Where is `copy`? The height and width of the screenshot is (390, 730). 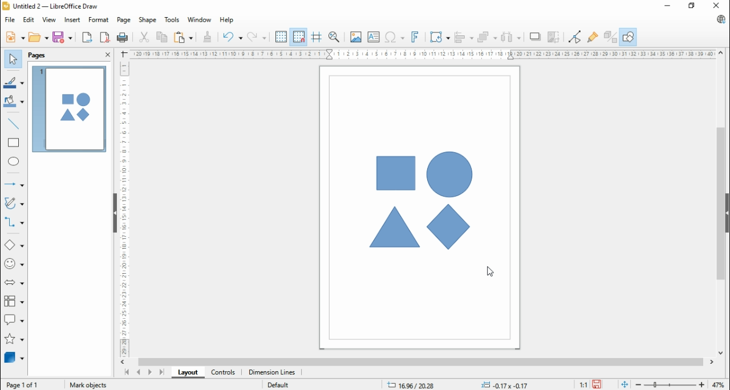 copy is located at coordinates (163, 36).